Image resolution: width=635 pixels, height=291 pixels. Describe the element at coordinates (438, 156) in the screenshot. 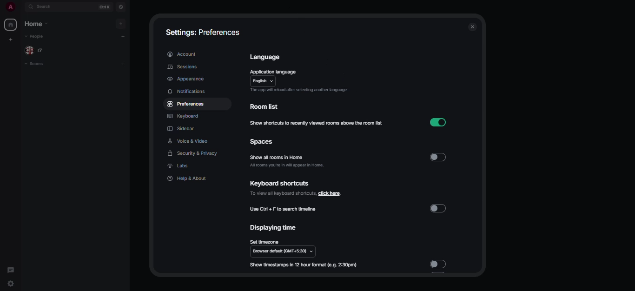

I see `disabled` at that location.